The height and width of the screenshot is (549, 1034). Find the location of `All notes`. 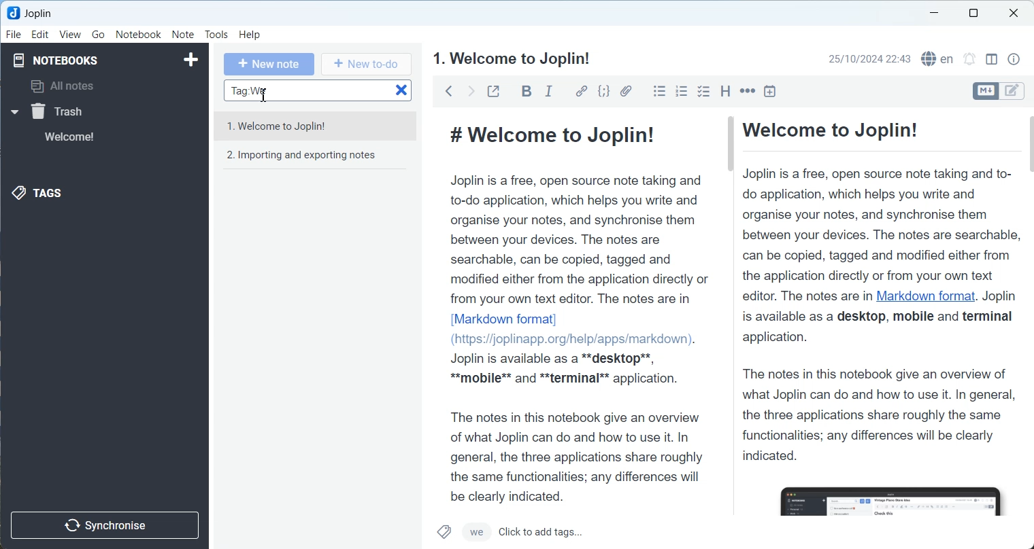

All notes is located at coordinates (110, 87).